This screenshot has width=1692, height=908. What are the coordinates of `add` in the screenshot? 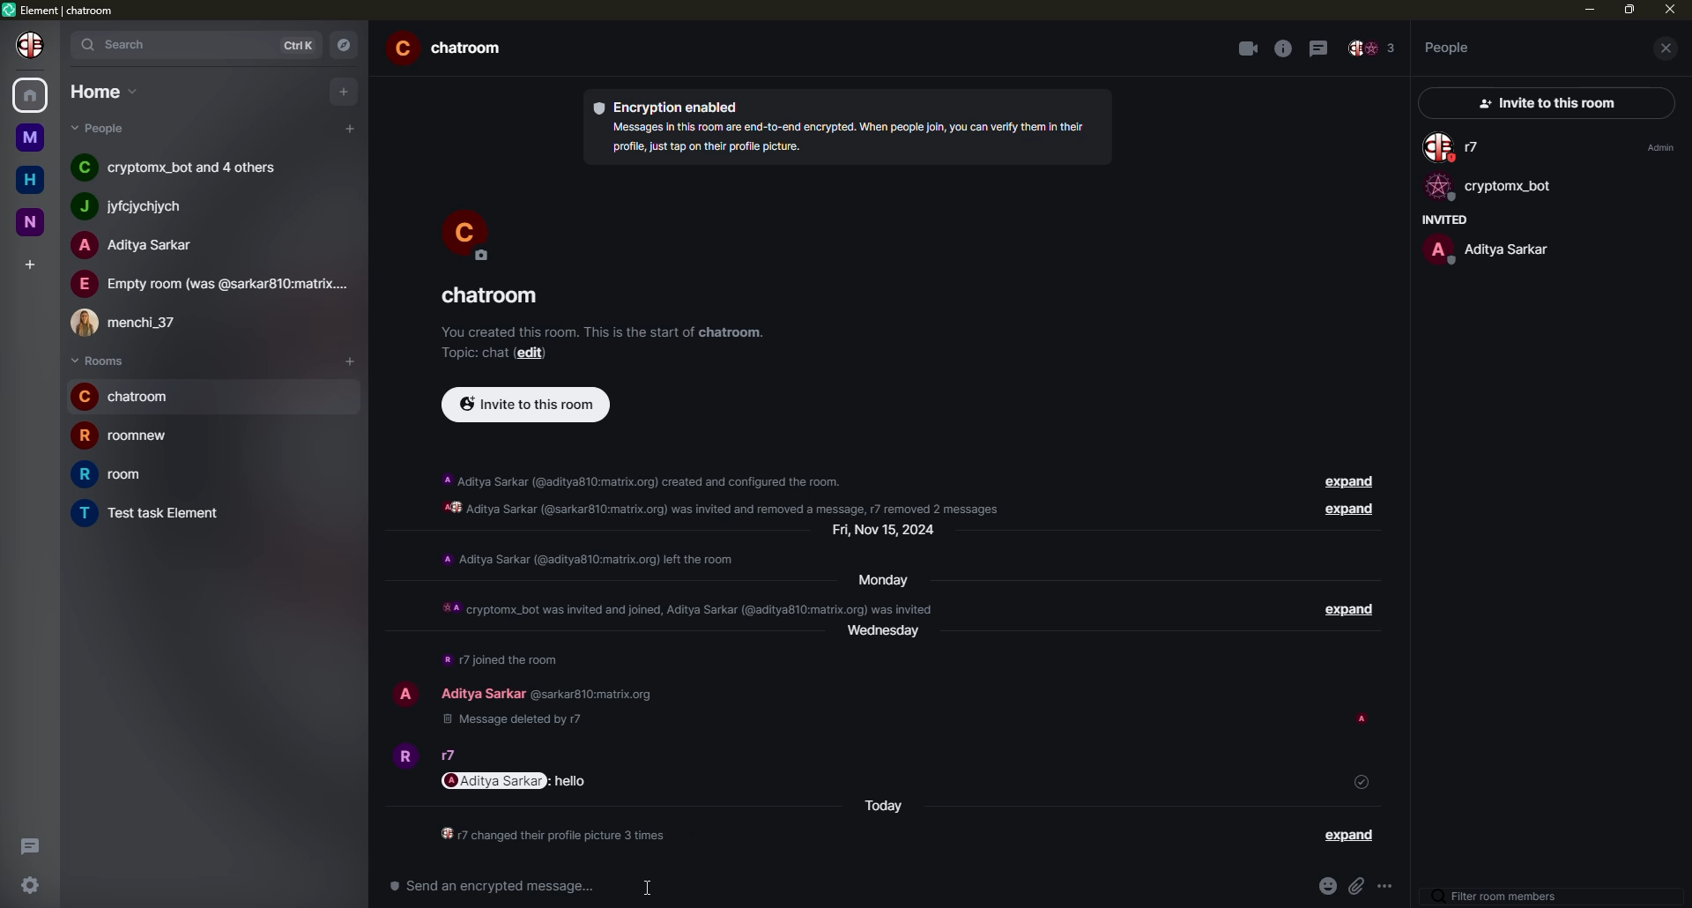 It's located at (32, 264).